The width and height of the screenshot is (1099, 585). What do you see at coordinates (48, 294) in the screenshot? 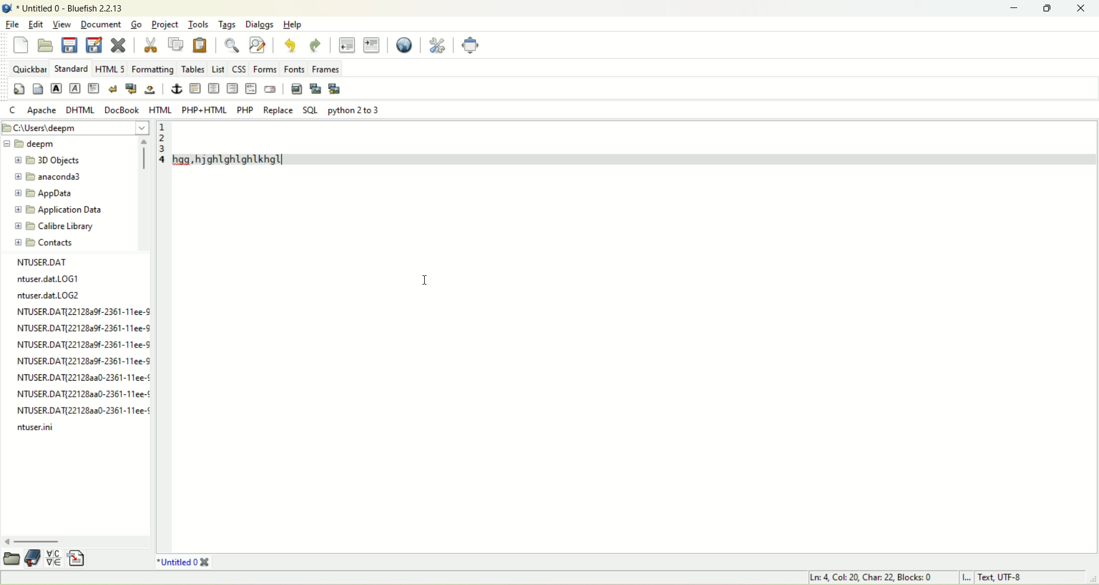
I see `ntuser.dat.LOG2` at bounding box center [48, 294].